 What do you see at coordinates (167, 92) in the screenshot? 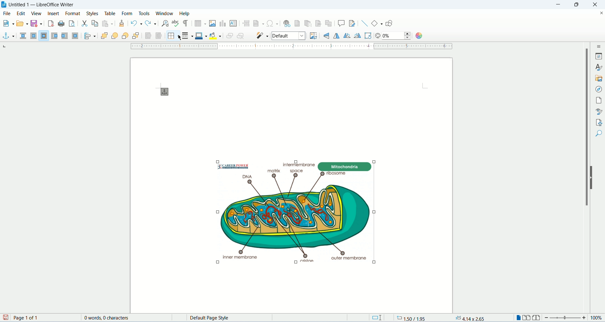
I see `anchor` at bounding box center [167, 92].